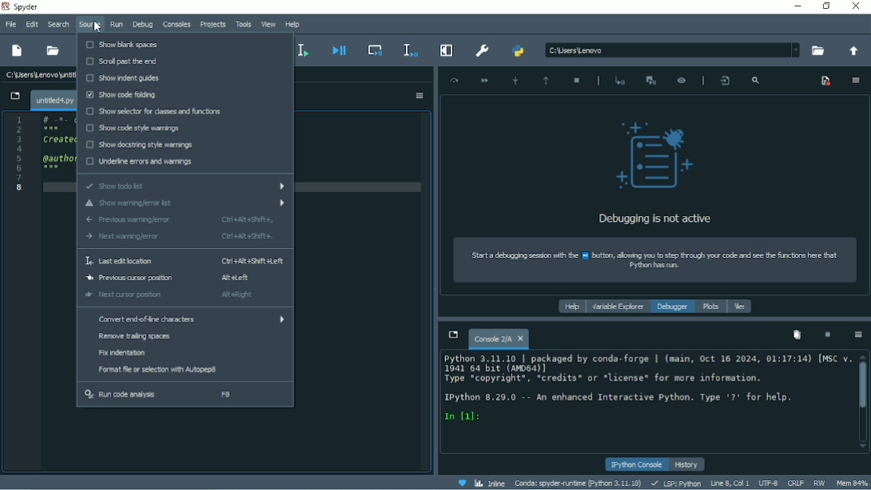 The image size is (871, 490). I want to click on Show breakpoints, so click(826, 81).